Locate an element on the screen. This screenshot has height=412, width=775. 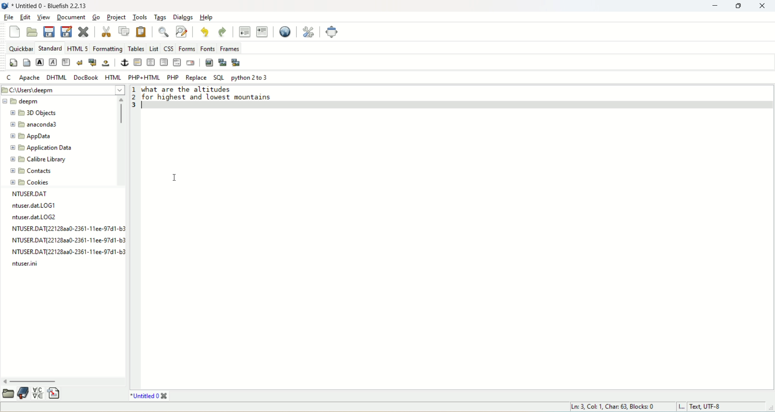
right justify is located at coordinates (163, 62).